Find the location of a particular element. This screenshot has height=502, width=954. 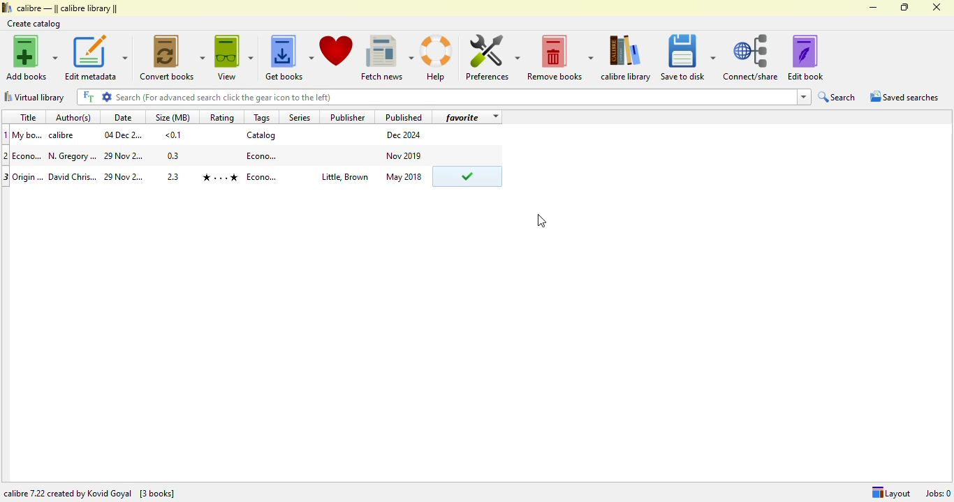

dropdown is located at coordinates (494, 117).